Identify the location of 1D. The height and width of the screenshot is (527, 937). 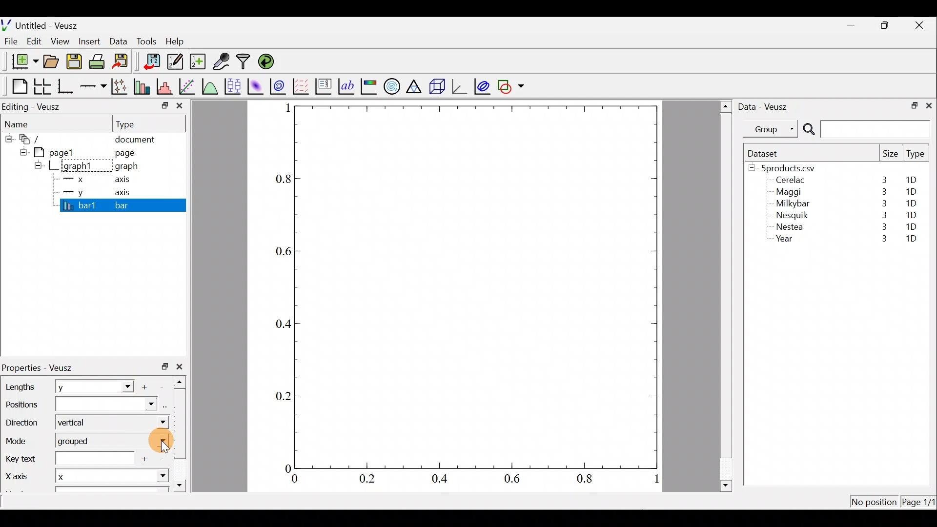
(911, 226).